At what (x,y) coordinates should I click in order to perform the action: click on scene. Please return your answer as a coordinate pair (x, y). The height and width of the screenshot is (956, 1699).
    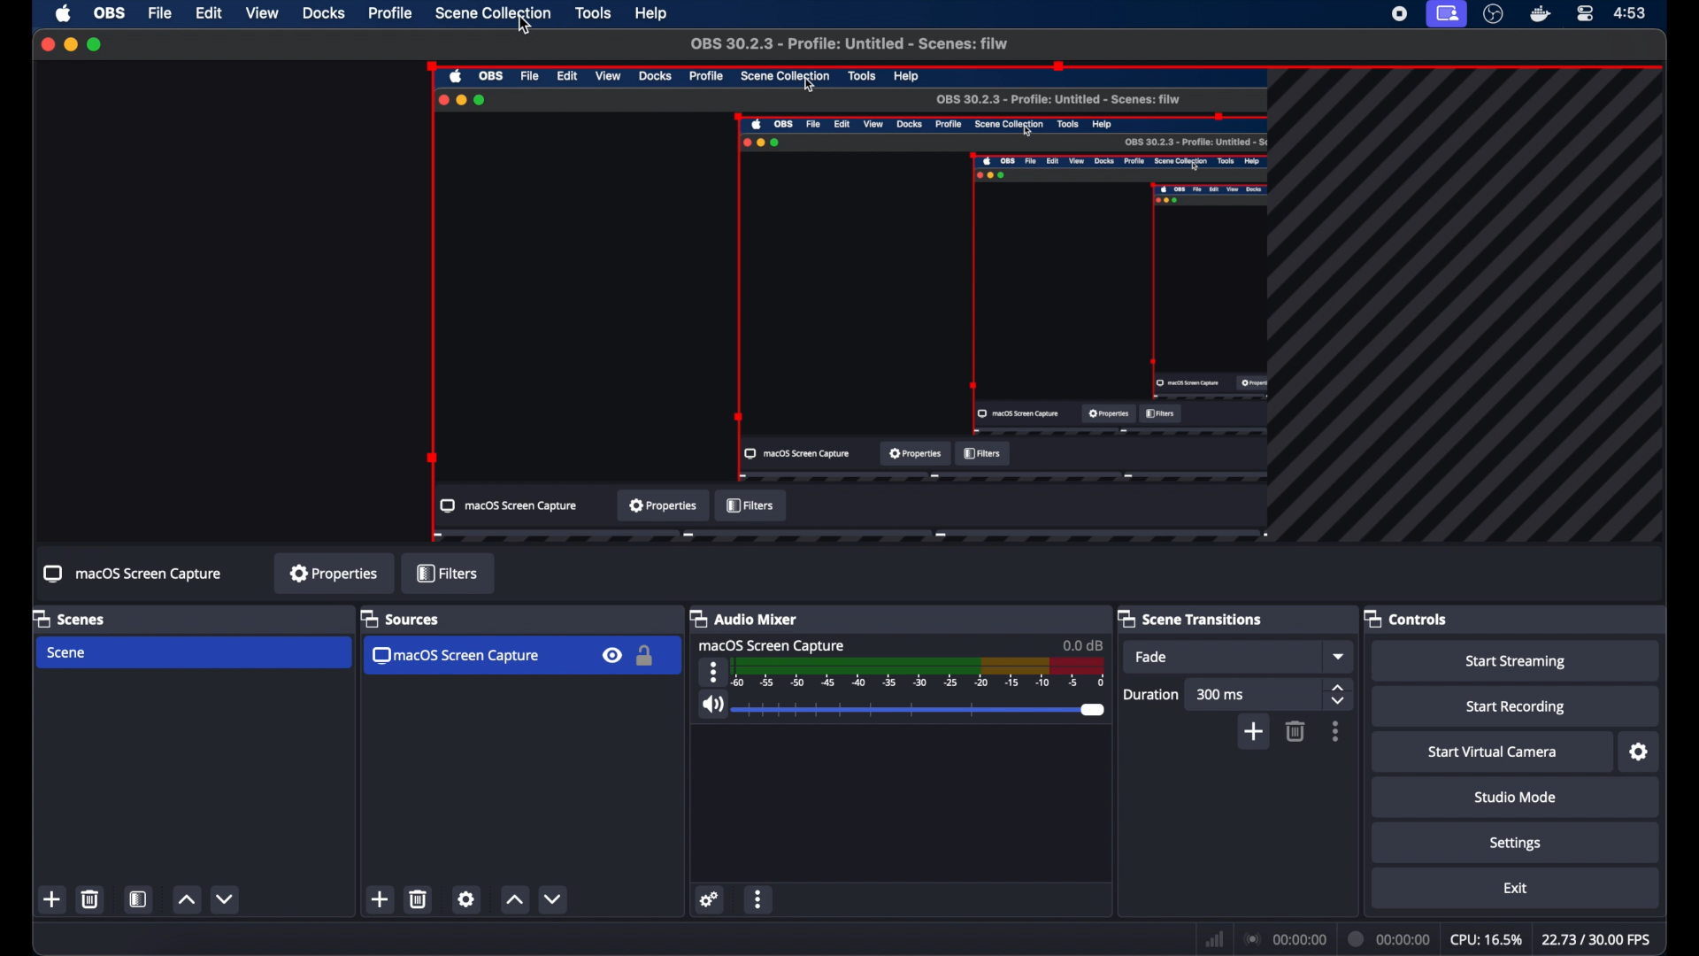
    Looking at the image, I should click on (71, 653).